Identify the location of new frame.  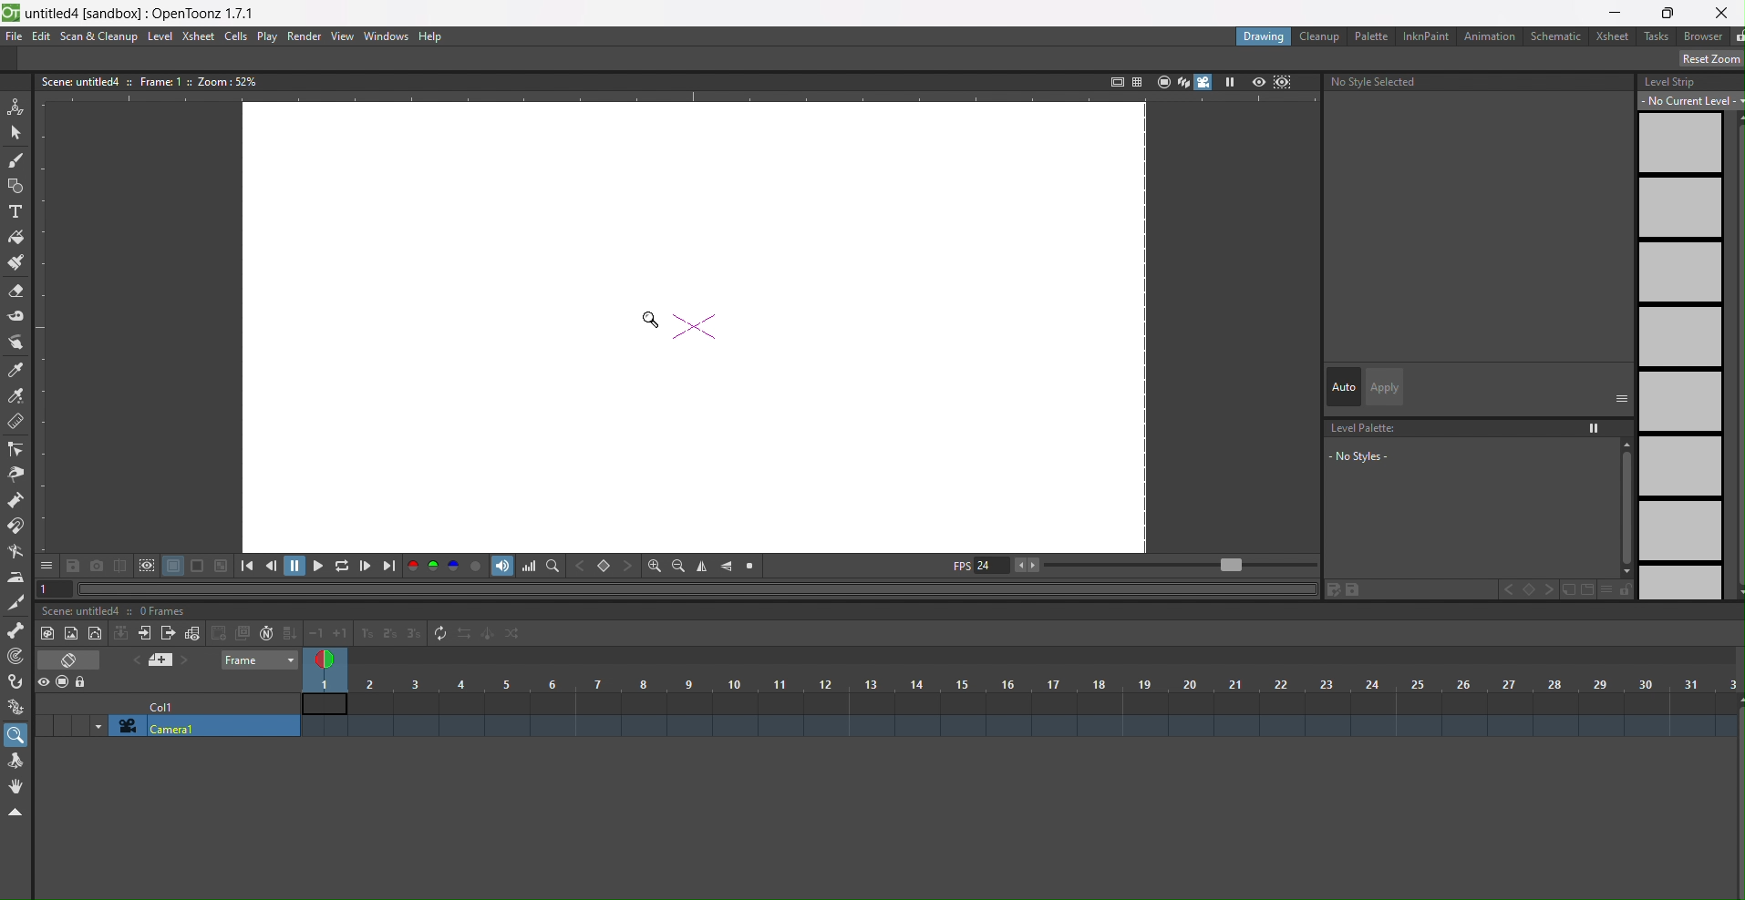
(193, 633).